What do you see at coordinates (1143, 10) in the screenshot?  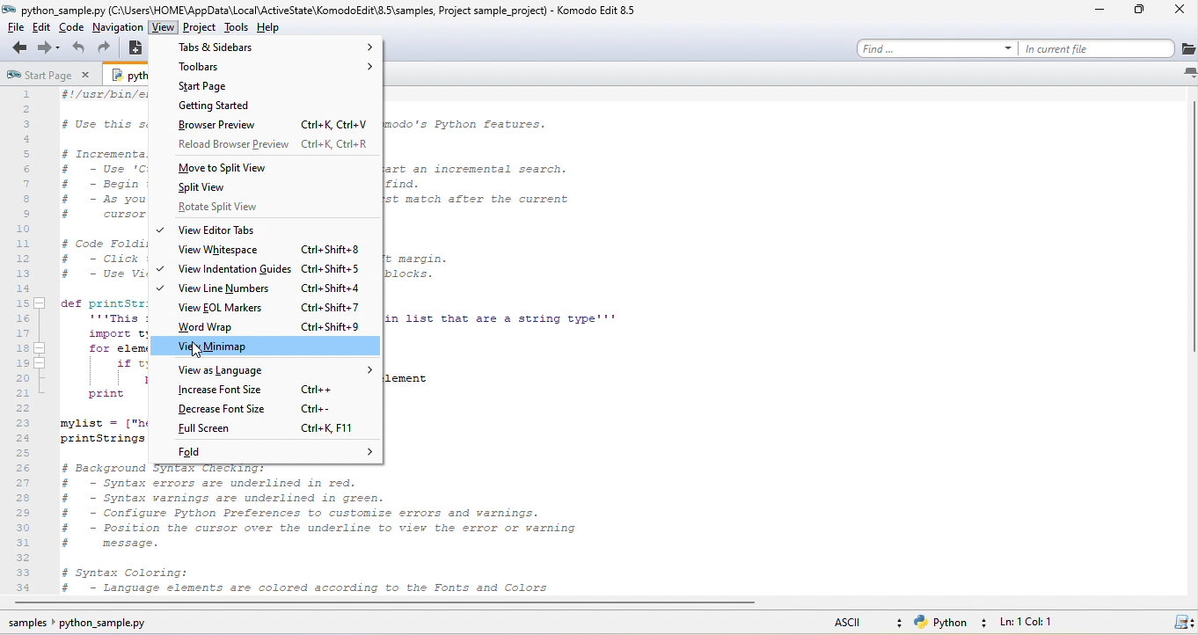 I see `maximize` at bounding box center [1143, 10].